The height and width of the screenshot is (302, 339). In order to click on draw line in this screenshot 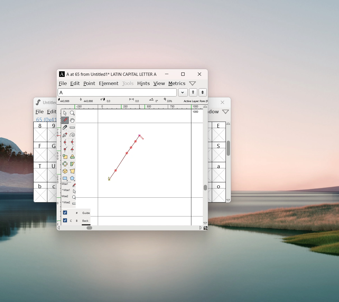, I will do `click(127, 158)`.